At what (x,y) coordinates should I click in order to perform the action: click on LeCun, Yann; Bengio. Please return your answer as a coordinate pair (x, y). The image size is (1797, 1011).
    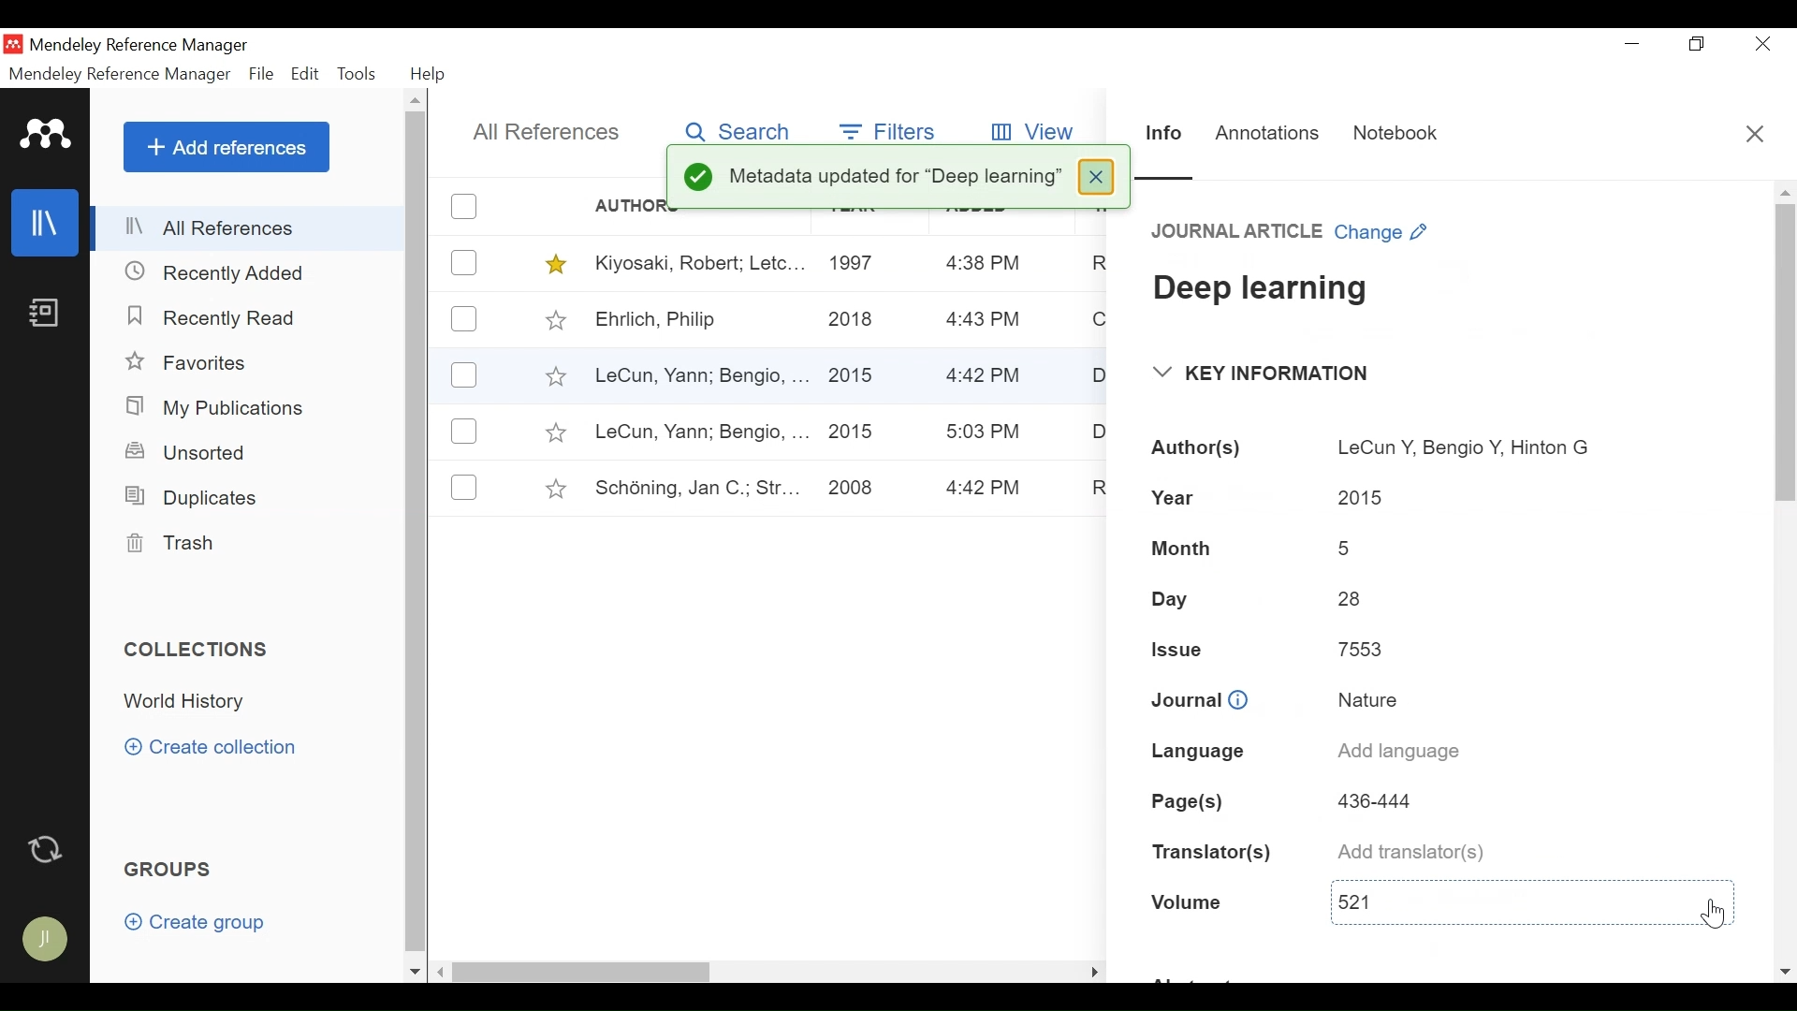
    Looking at the image, I should click on (700, 432).